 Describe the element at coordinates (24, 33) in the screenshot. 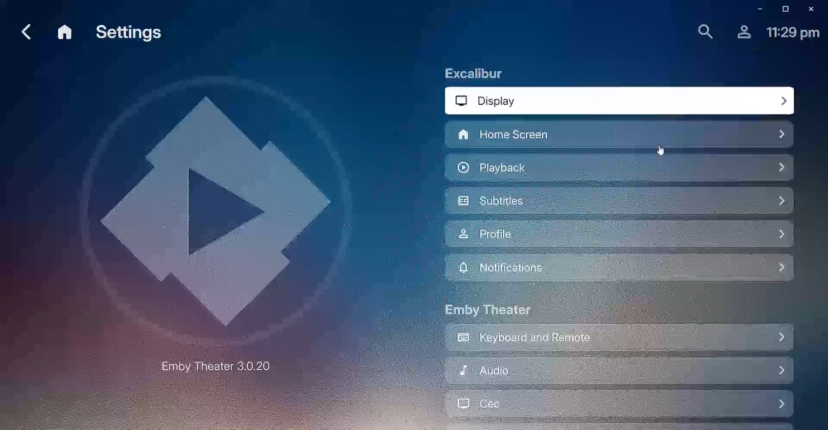

I see `Back` at that location.